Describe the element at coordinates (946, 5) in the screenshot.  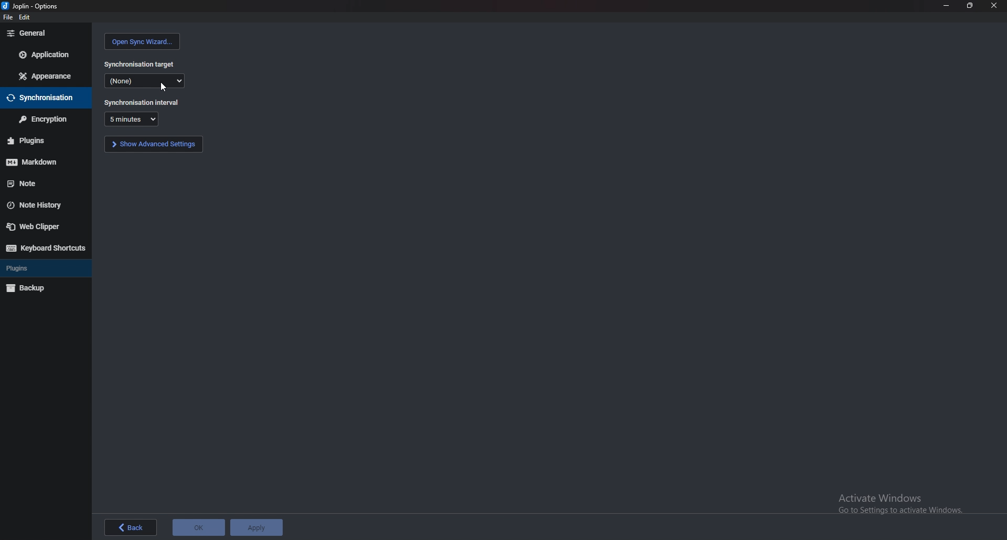
I see `minimize` at that location.